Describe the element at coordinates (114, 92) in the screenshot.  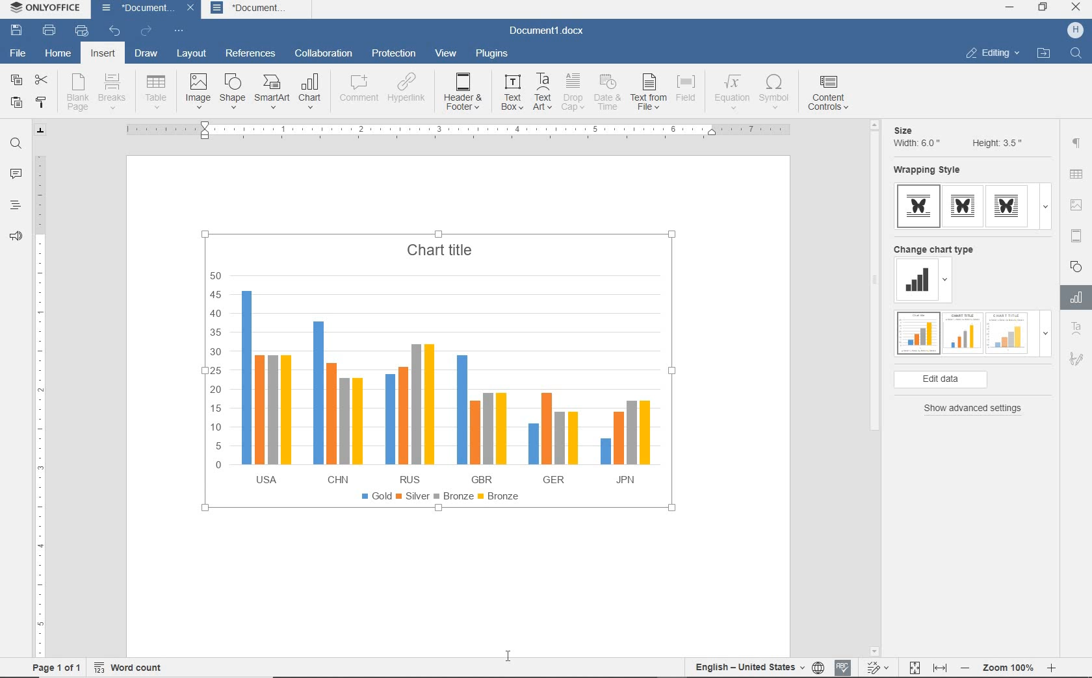
I see `breaks` at that location.